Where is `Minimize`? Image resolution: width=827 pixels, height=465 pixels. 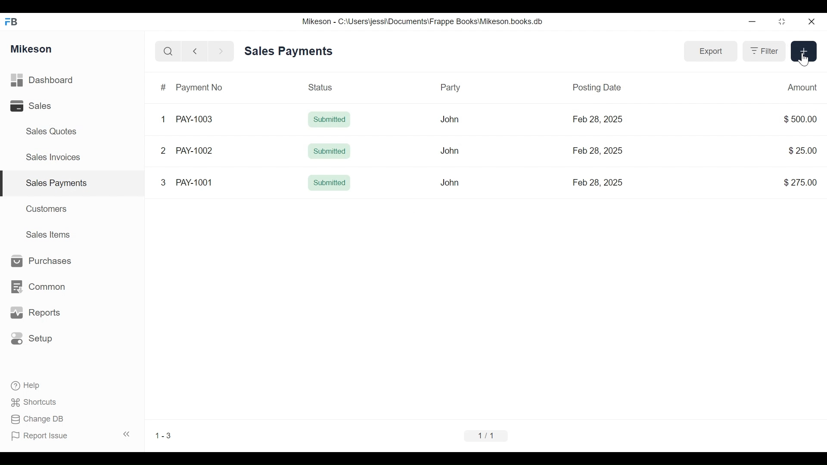 Minimize is located at coordinates (752, 23).